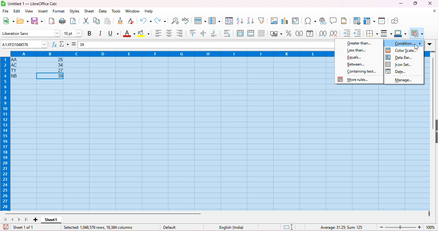 This screenshot has height=231, width=438. Describe the element at coordinates (133, 11) in the screenshot. I see `window` at that location.